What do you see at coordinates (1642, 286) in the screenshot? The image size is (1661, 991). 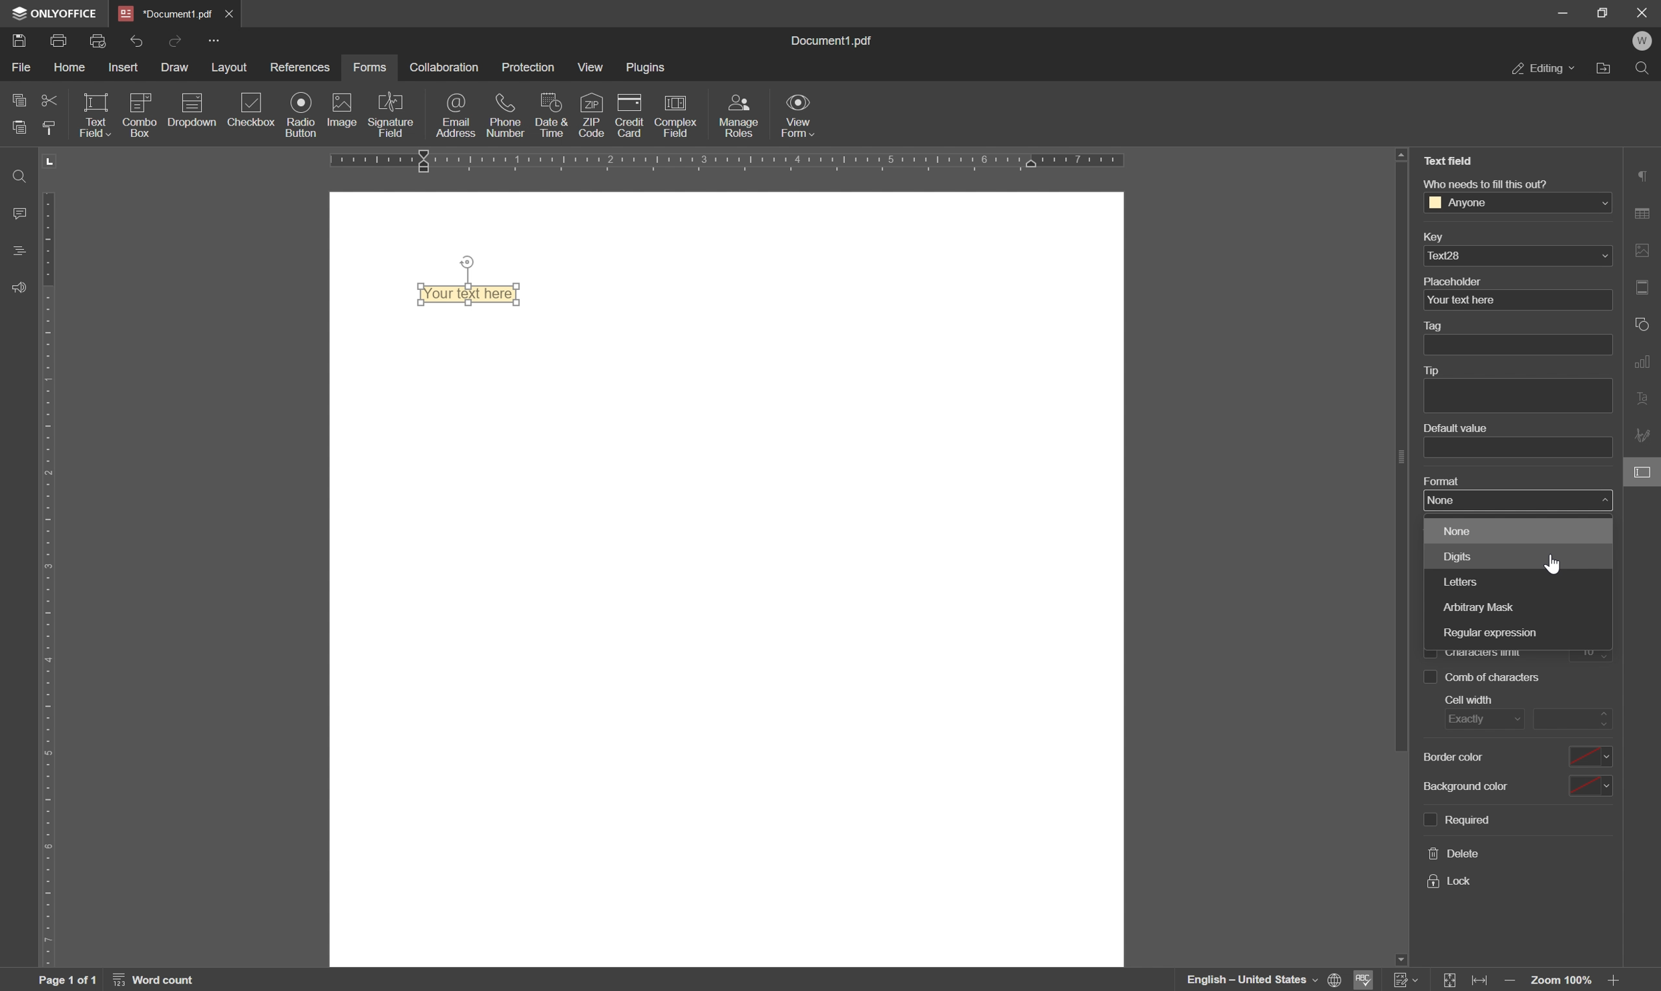 I see `header and footer settings` at bounding box center [1642, 286].